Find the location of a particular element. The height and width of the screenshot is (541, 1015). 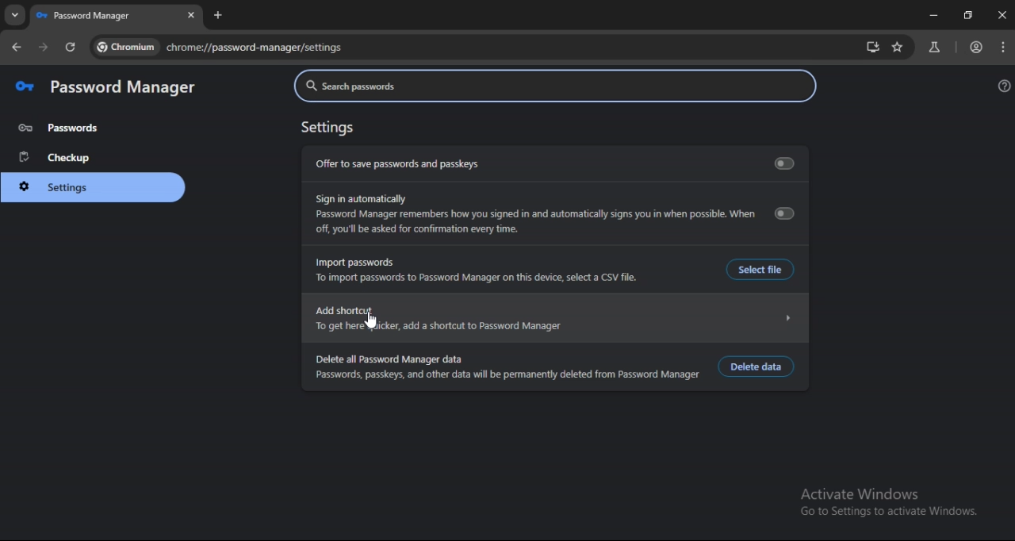

close tab is located at coordinates (192, 15).